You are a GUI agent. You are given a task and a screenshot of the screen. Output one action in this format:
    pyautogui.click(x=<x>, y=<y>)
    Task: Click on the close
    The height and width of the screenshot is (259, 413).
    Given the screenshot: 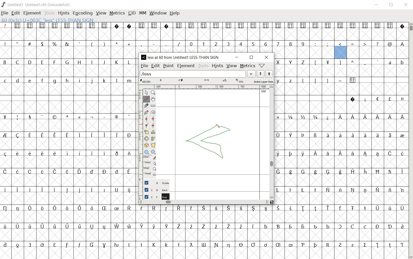 What is the action you would take?
    pyautogui.click(x=406, y=5)
    